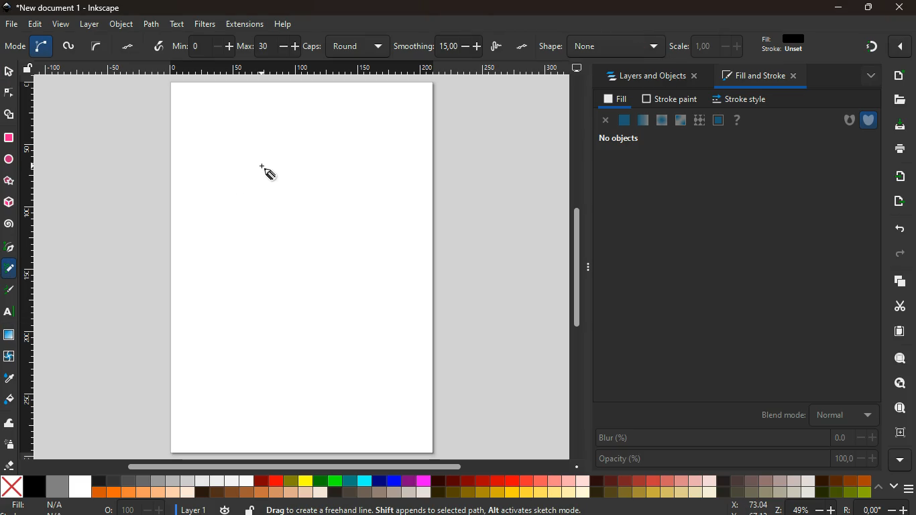 The image size is (916, 515). I want to click on files, so click(899, 100).